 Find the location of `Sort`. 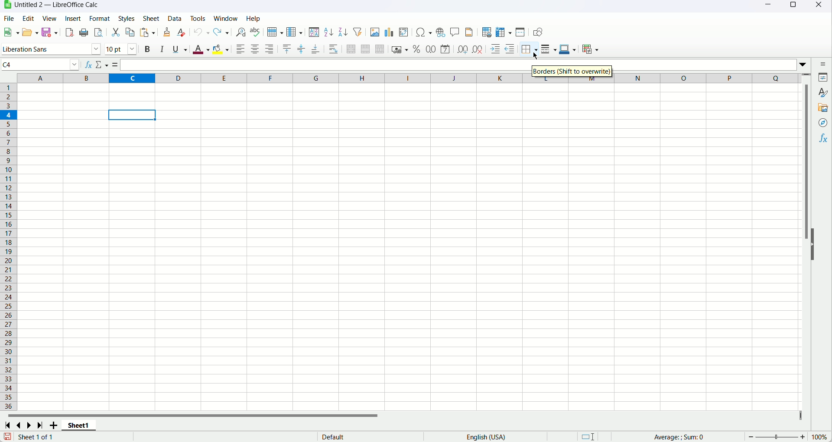

Sort is located at coordinates (314, 32).